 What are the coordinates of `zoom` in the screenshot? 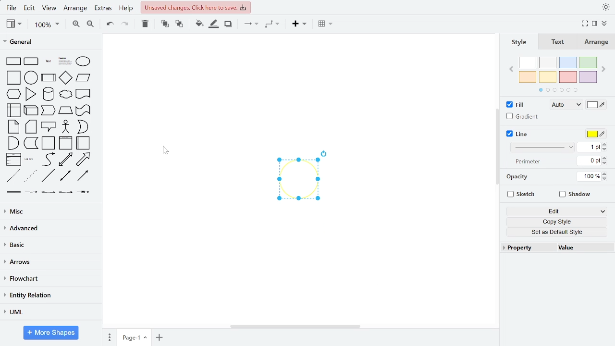 It's located at (45, 25).